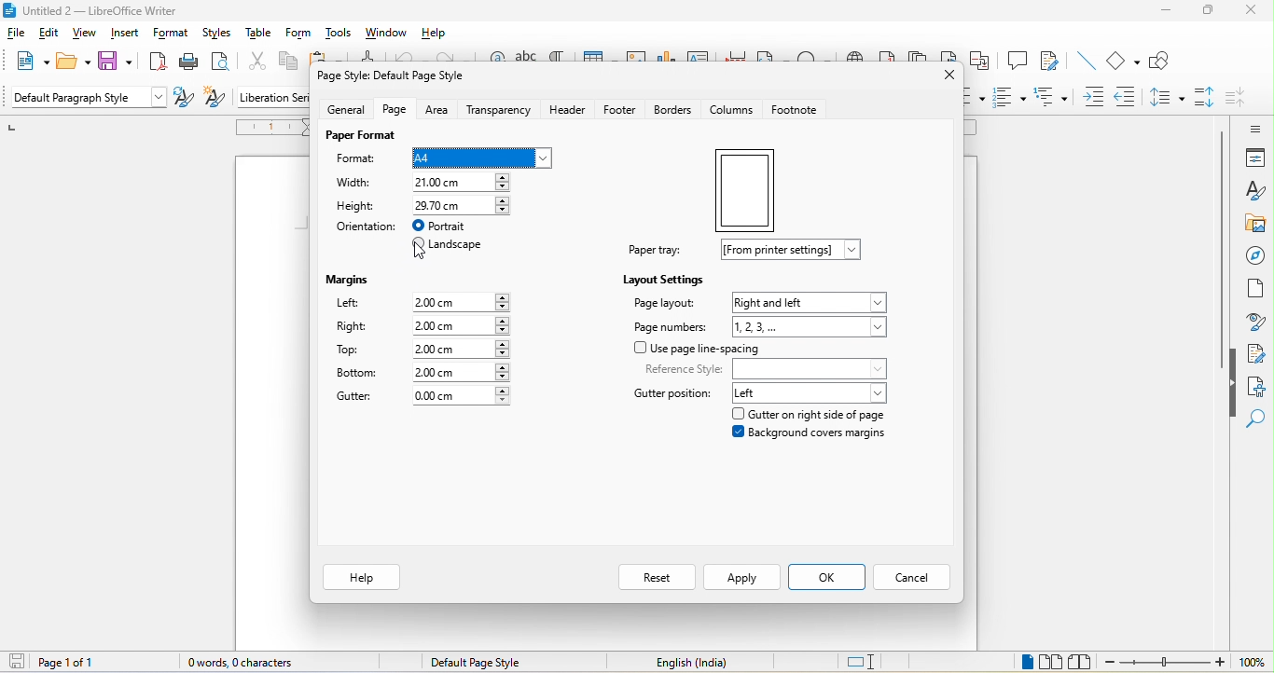 Image resolution: width=1274 pixels, height=673 pixels. What do you see at coordinates (501, 110) in the screenshot?
I see `transperency` at bounding box center [501, 110].